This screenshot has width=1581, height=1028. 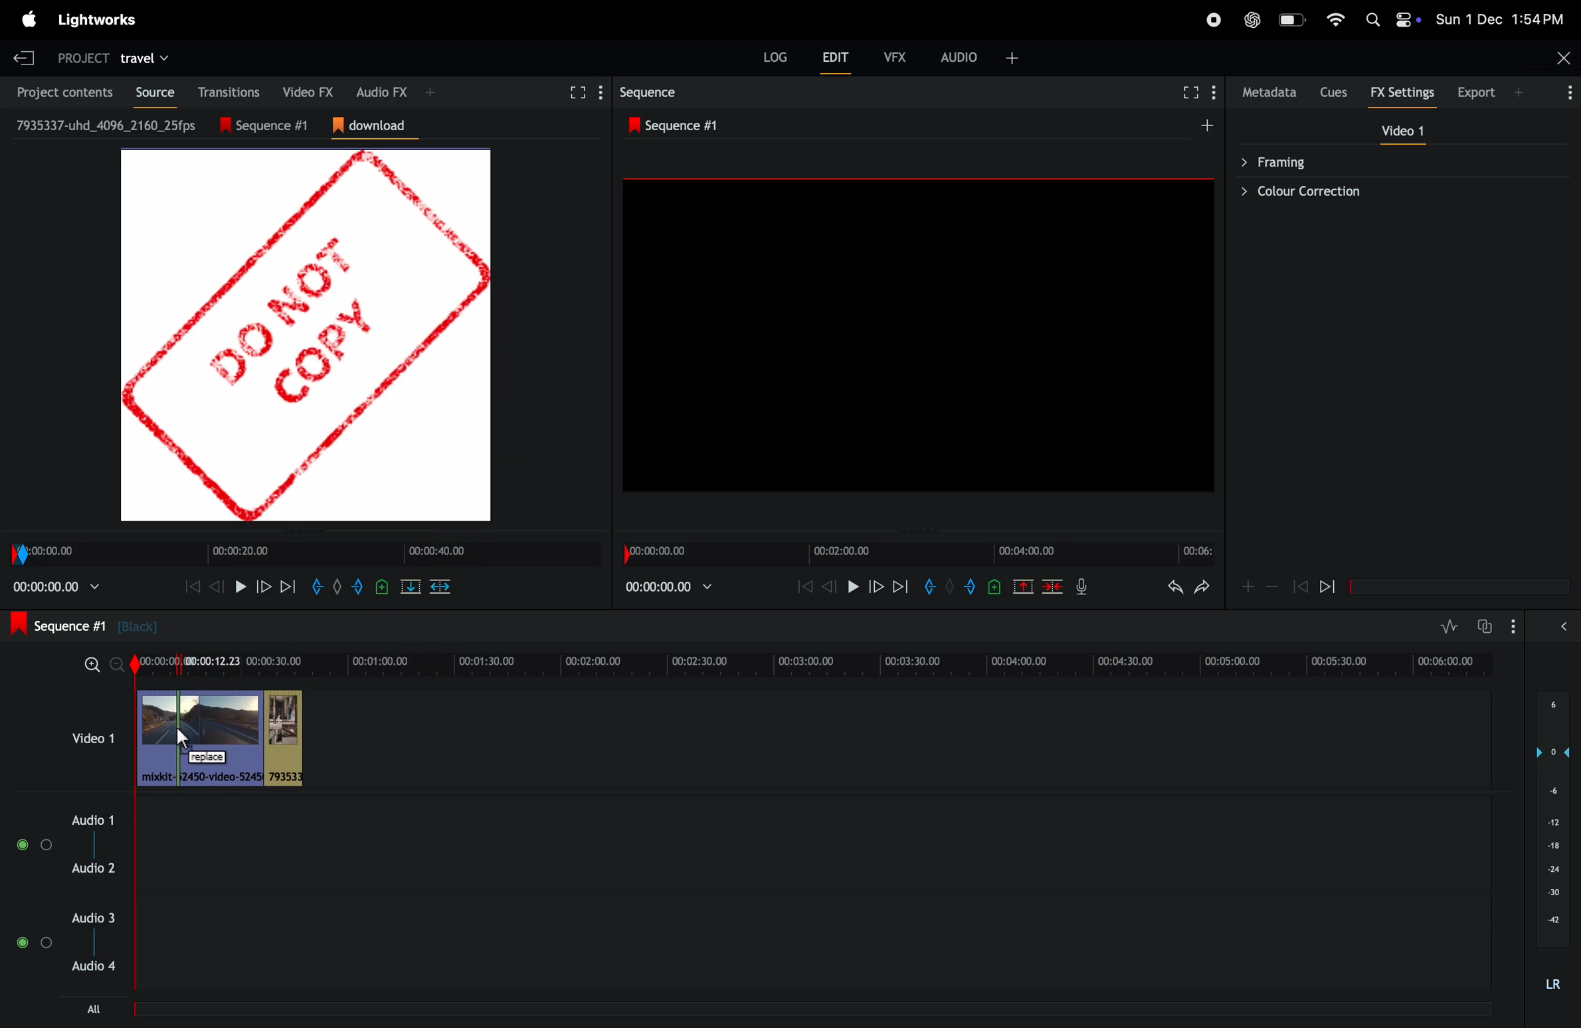 I want to click on Horizontal slide bar, so click(x=1459, y=587).